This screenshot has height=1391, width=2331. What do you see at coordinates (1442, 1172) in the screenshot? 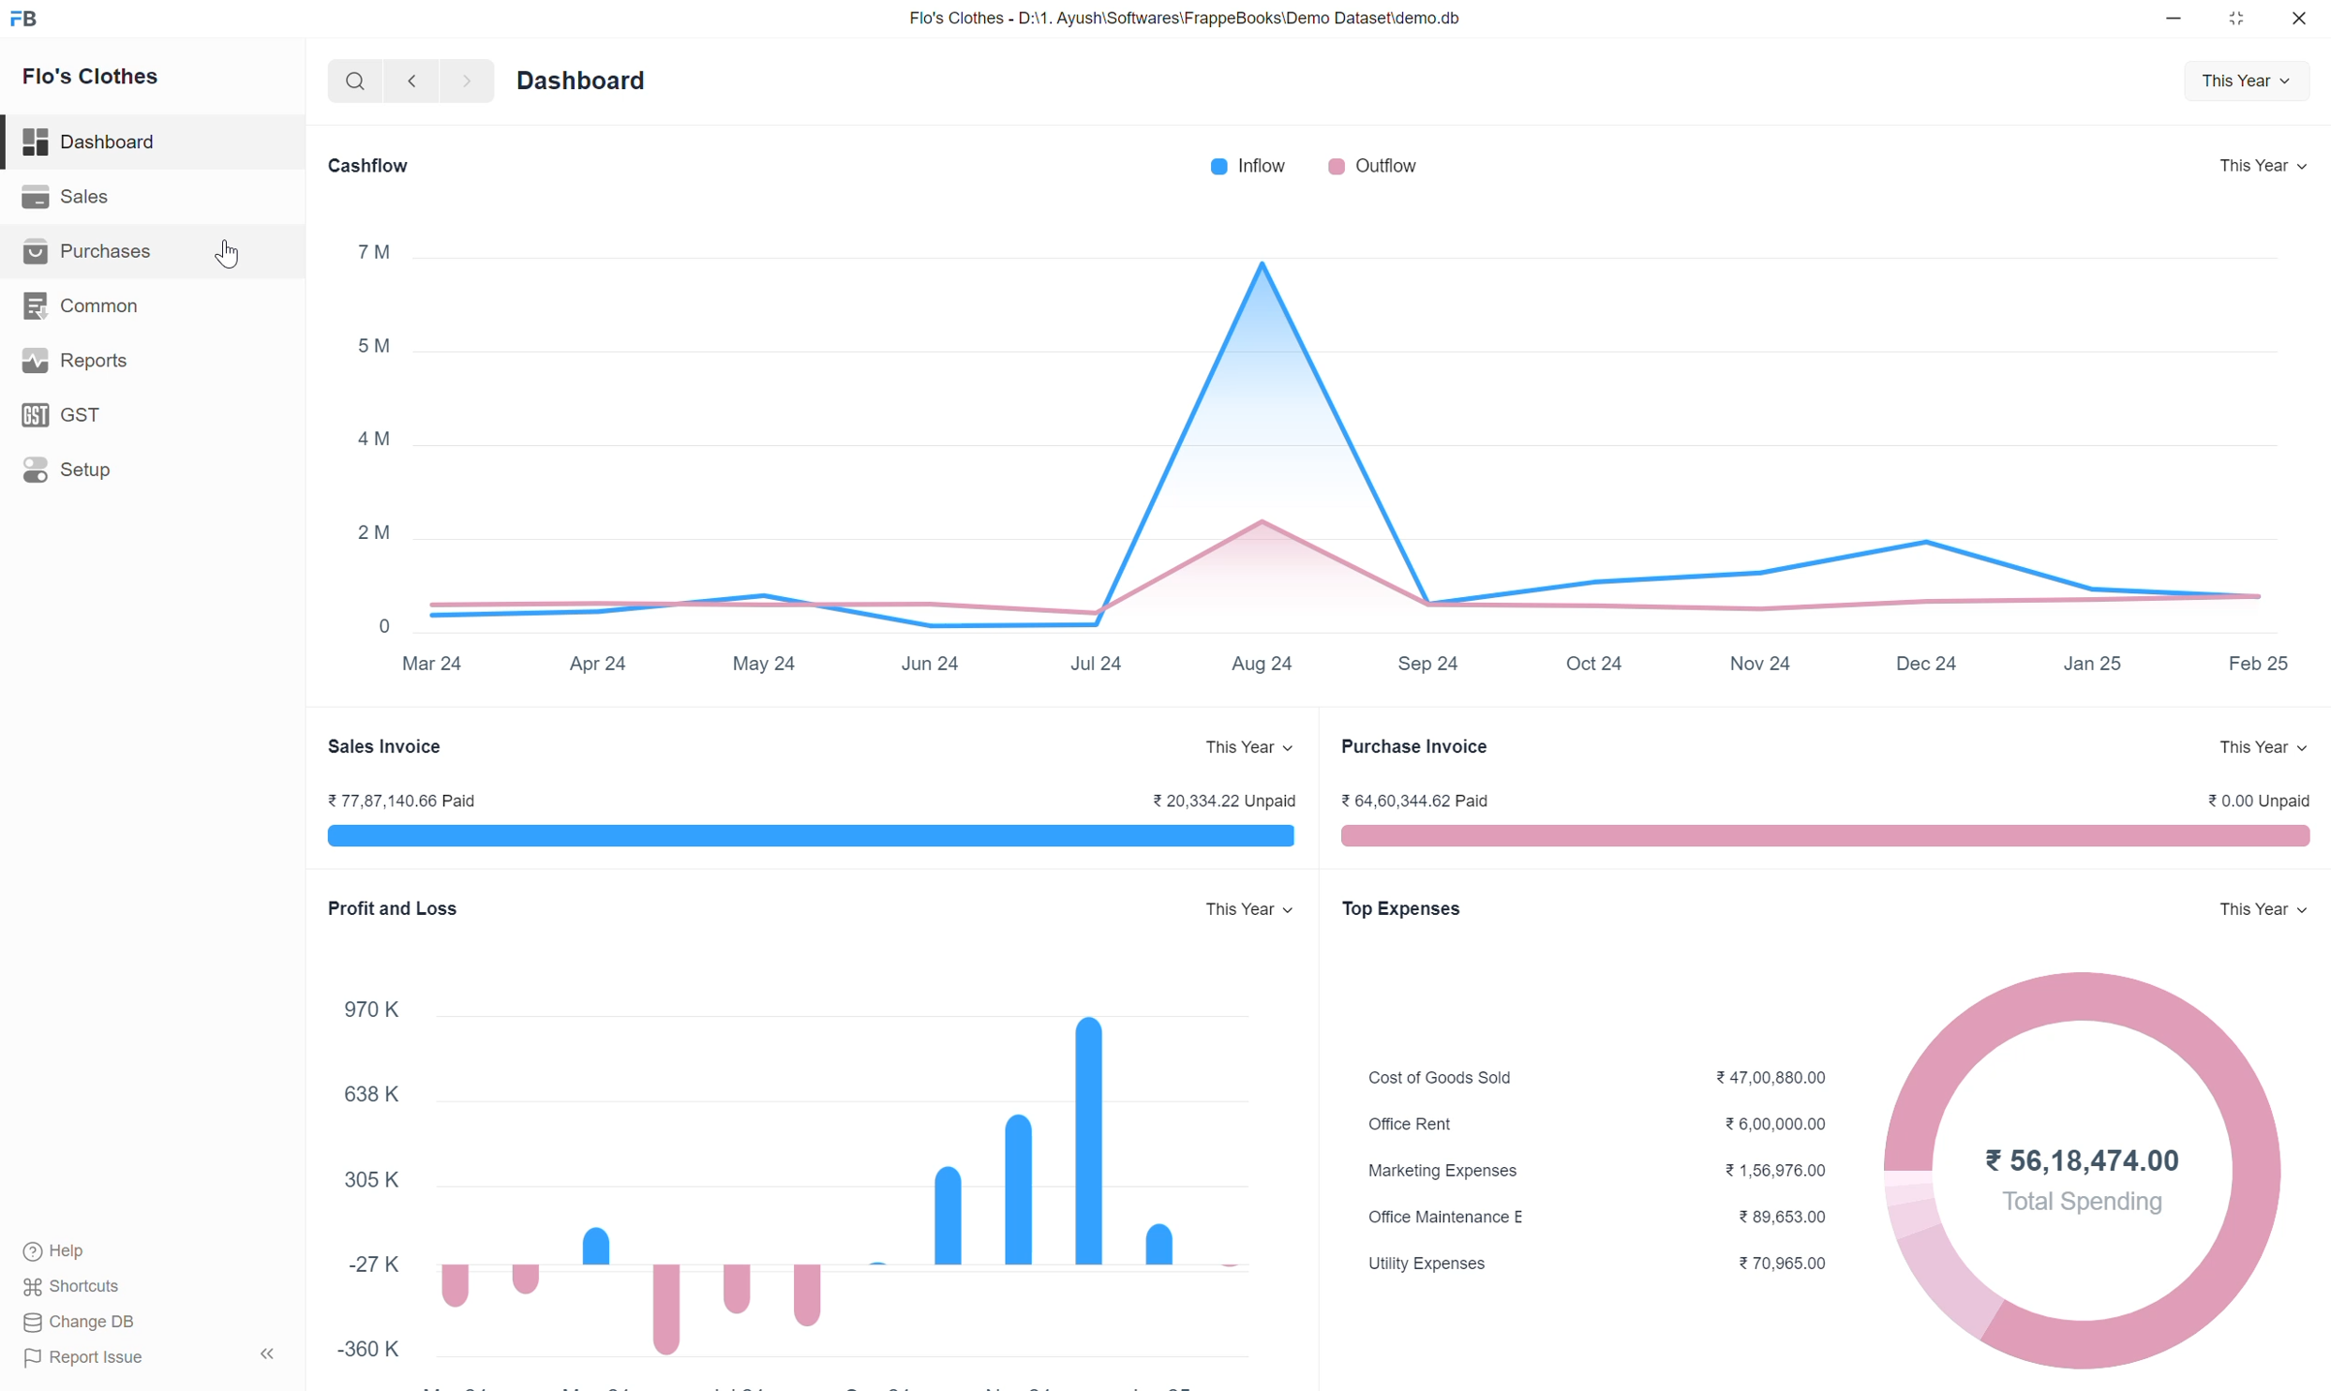
I see `Marketing Expenses` at bounding box center [1442, 1172].